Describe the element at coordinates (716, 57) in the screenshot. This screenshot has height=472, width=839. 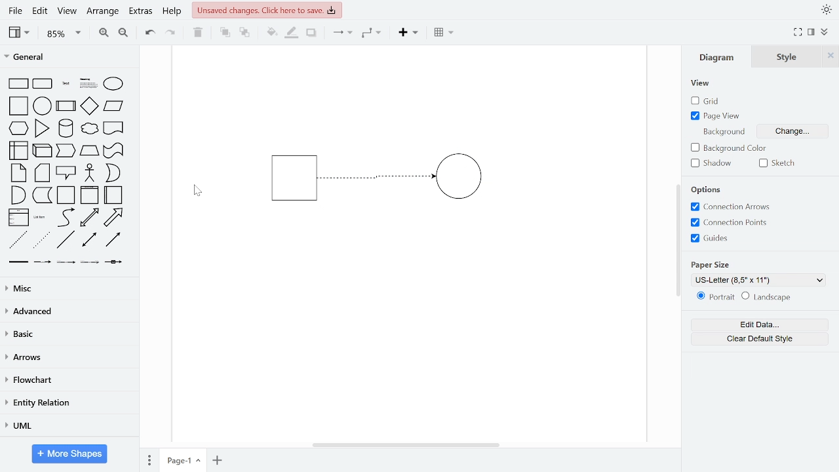
I see `diagram` at that location.